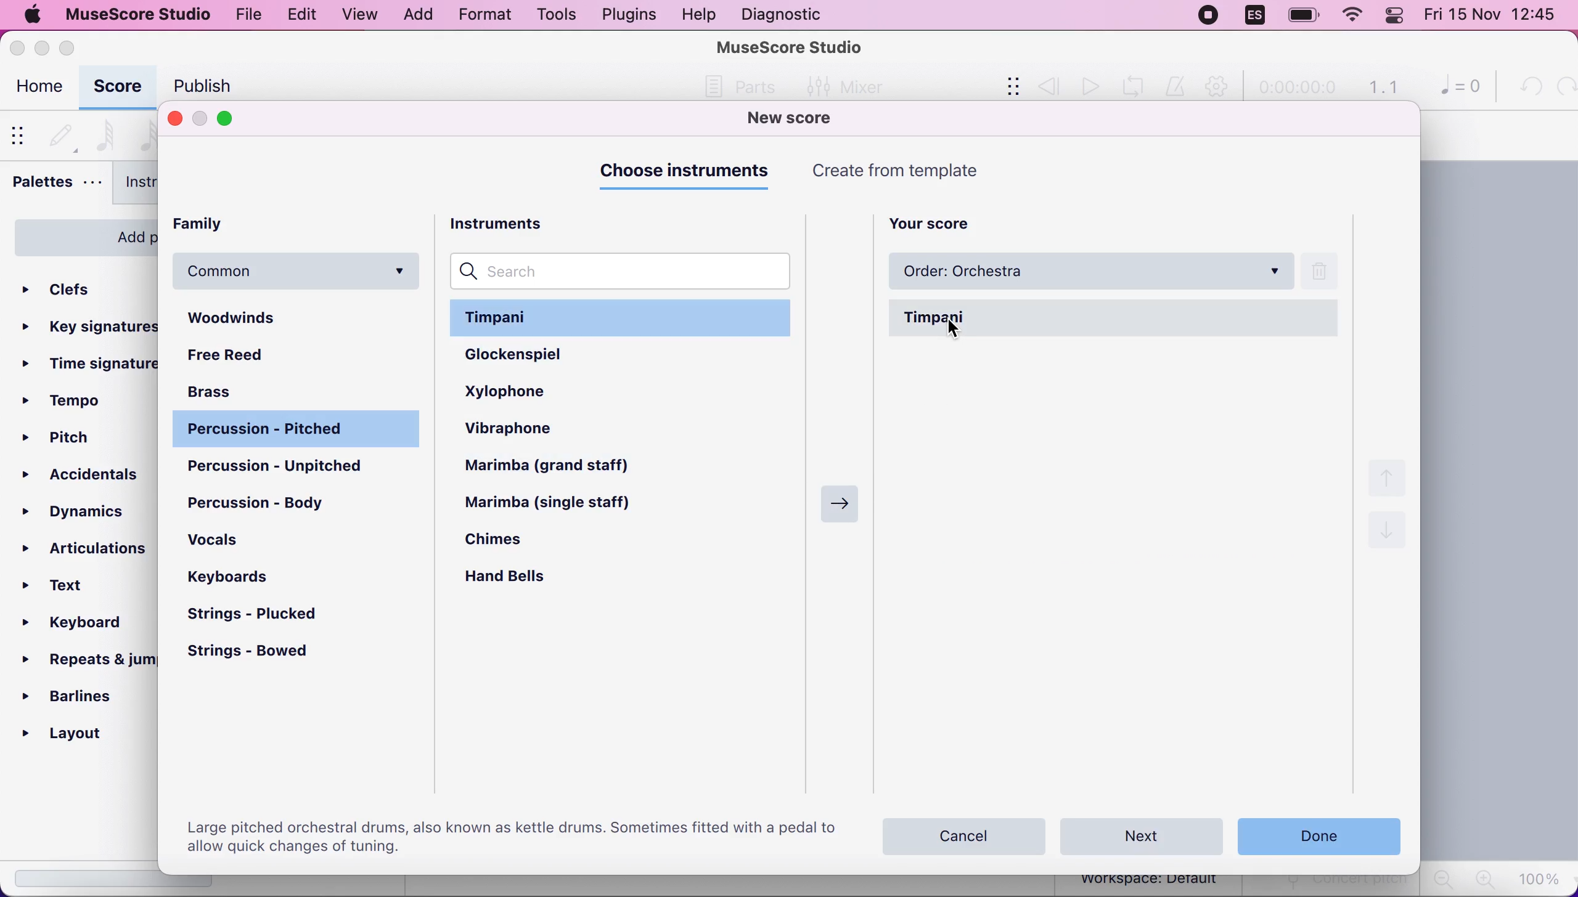 The height and width of the screenshot is (897, 1578). What do you see at coordinates (1333, 886) in the screenshot?
I see `concert pitch` at bounding box center [1333, 886].